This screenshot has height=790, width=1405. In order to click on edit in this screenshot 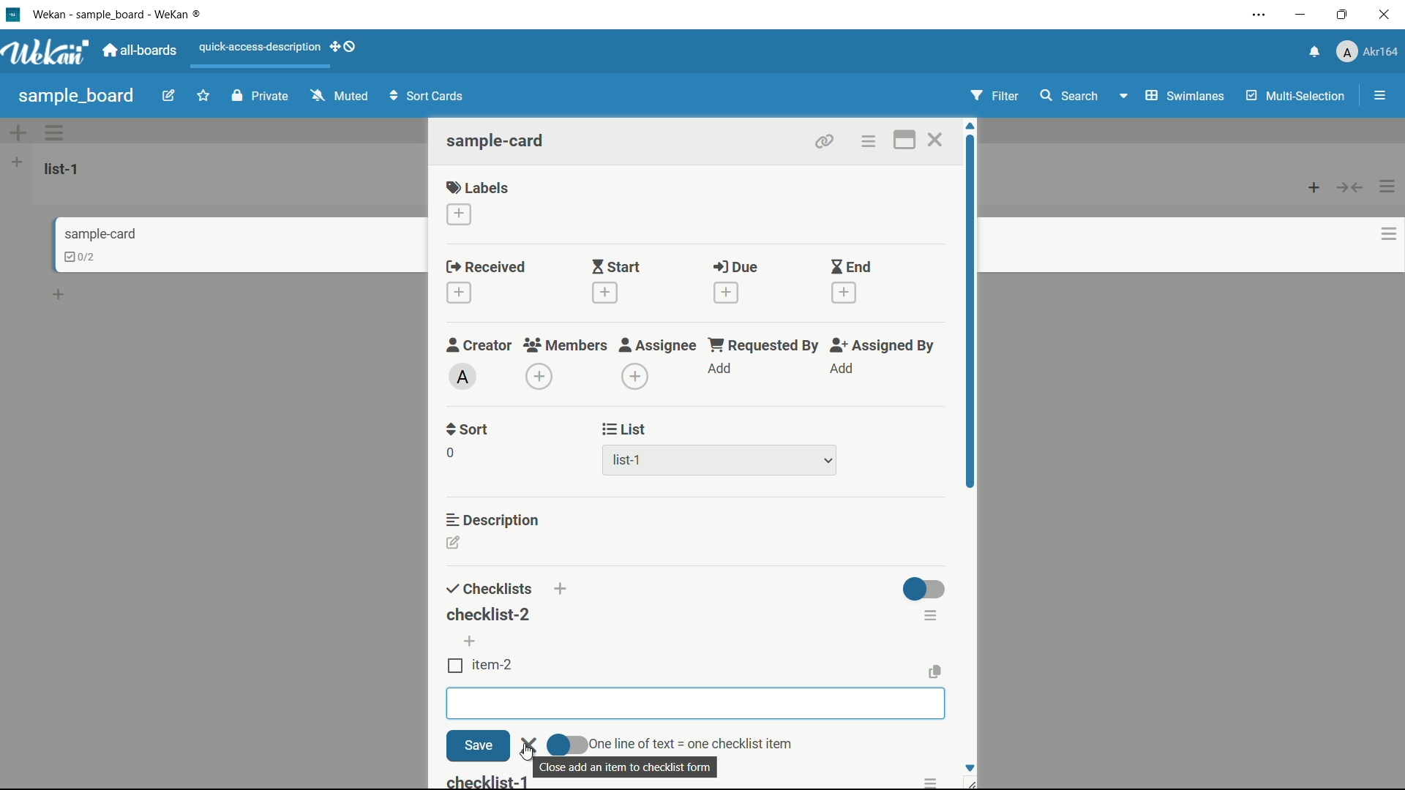, I will do `click(169, 97)`.